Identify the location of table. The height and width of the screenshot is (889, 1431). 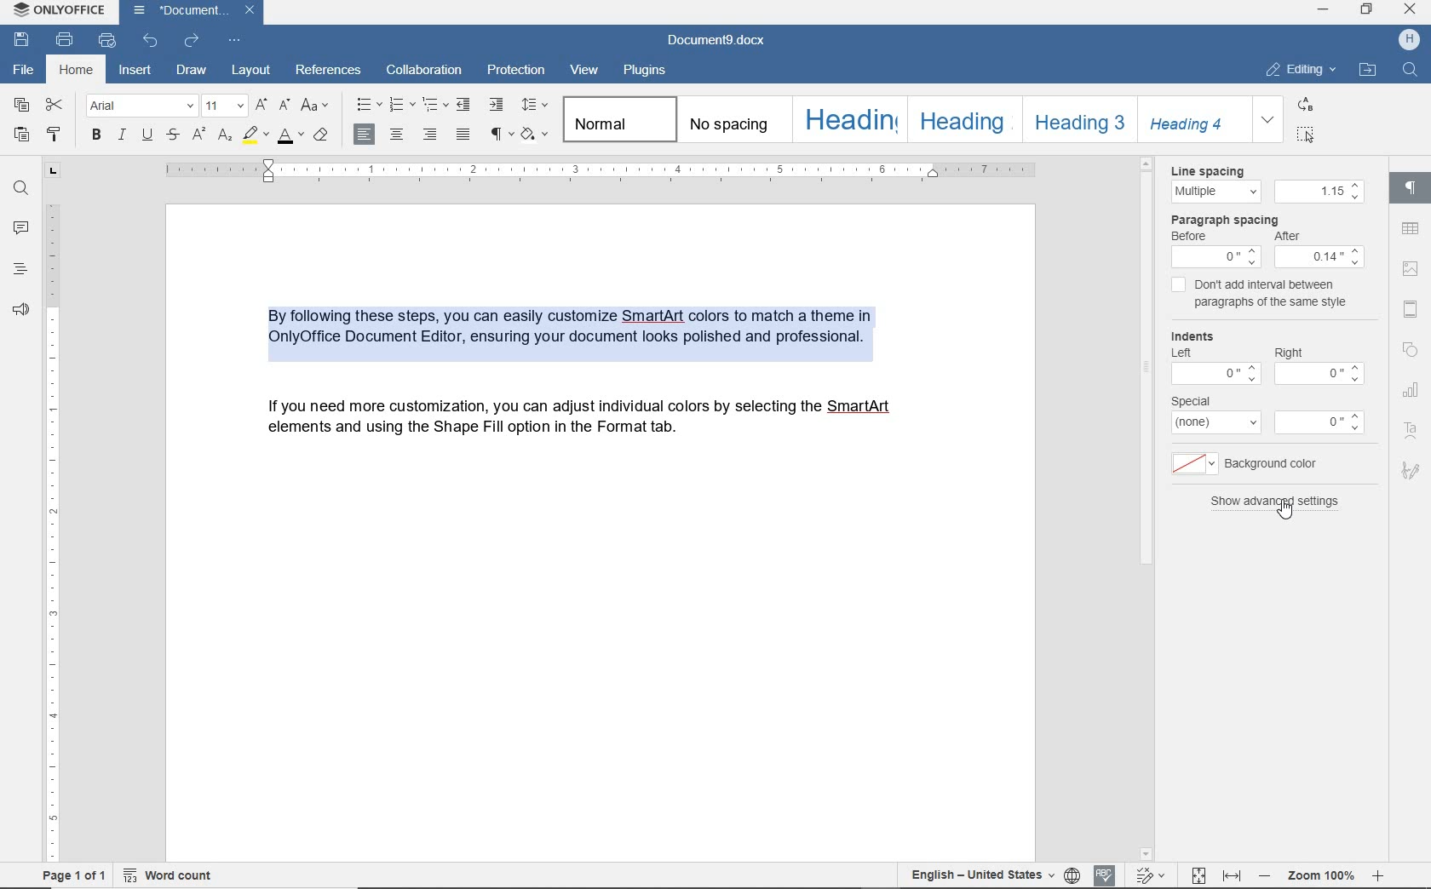
(1413, 230).